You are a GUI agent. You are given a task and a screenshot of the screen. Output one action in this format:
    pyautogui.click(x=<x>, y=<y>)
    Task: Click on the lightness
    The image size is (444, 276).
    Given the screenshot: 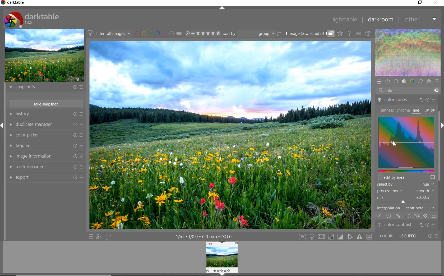 What is the action you would take?
    pyautogui.click(x=386, y=110)
    